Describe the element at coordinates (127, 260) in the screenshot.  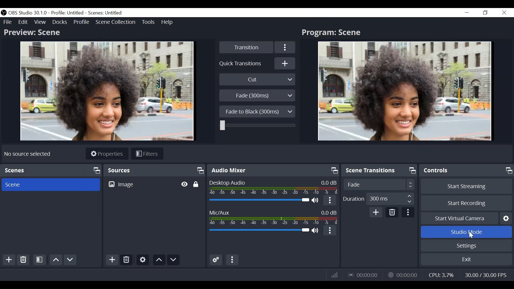
I see `Delete` at that location.